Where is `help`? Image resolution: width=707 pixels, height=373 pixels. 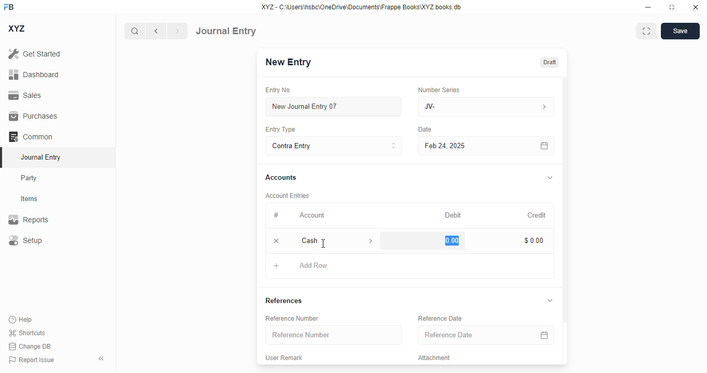 help is located at coordinates (21, 320).